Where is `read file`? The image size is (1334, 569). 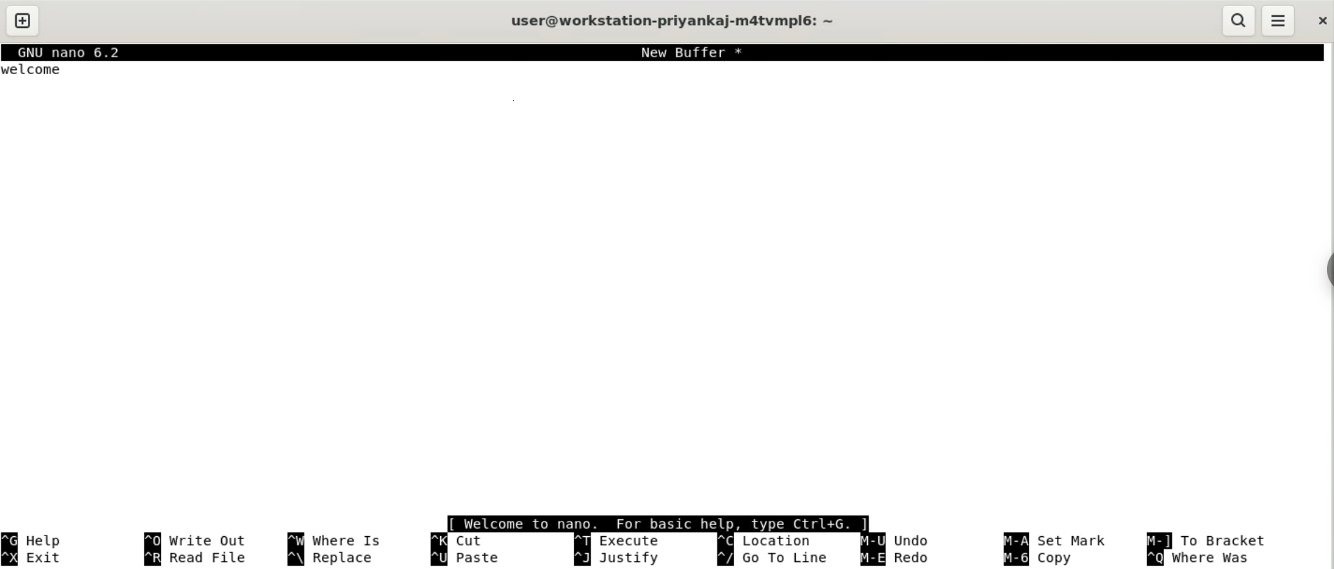 read file is located at coordinates (198, 559).